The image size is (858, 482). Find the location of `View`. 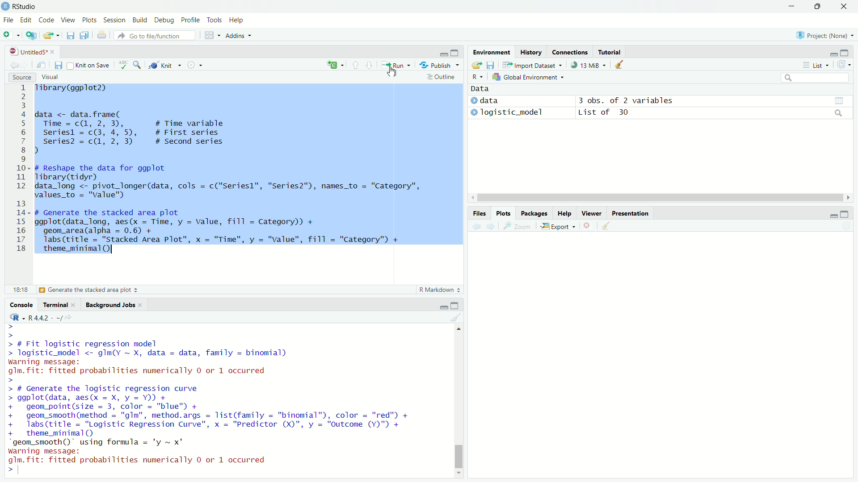

View is located at coordinates (68, 19).